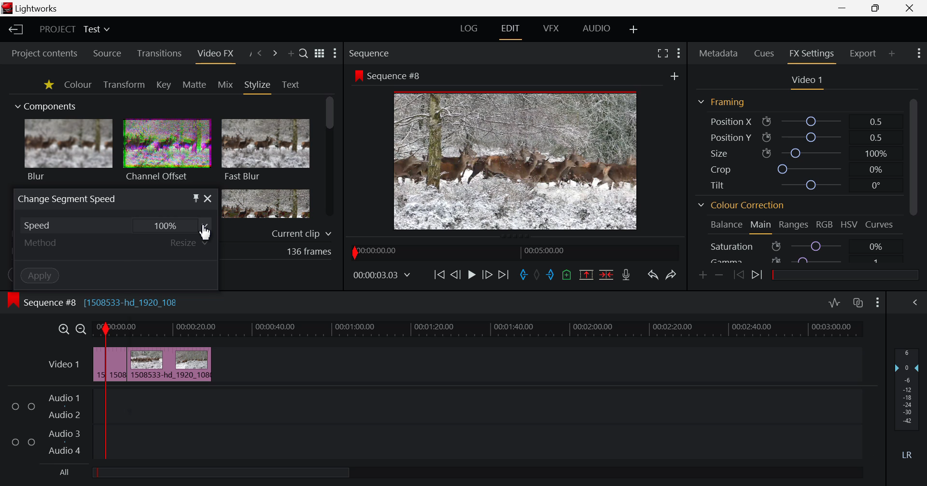 The image size is (927, 486). I want to click on 00:00:00, so click(377, 250).